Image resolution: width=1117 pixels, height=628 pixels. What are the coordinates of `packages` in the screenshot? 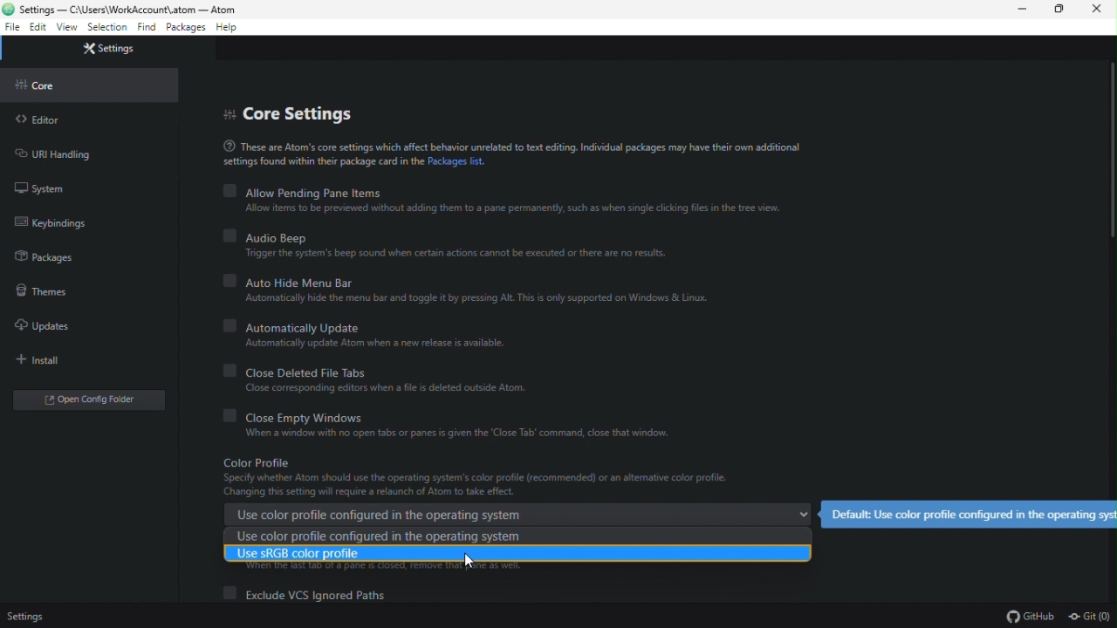 It's located at (185, 28).